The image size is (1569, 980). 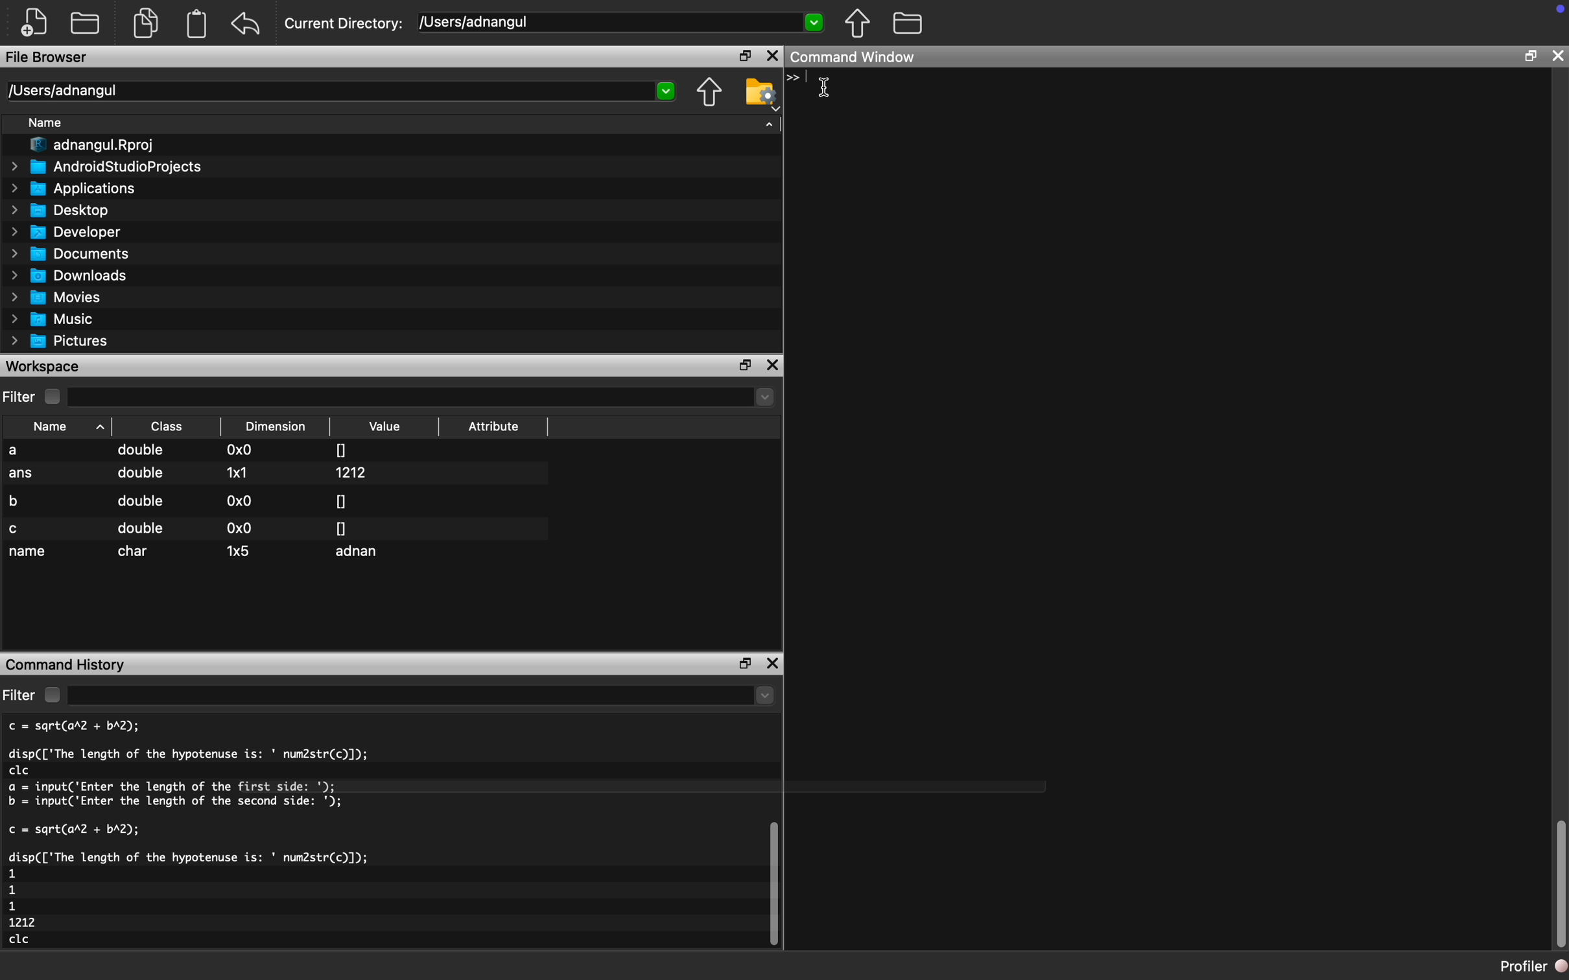 I want to click on c, so click(x=16, y=529).